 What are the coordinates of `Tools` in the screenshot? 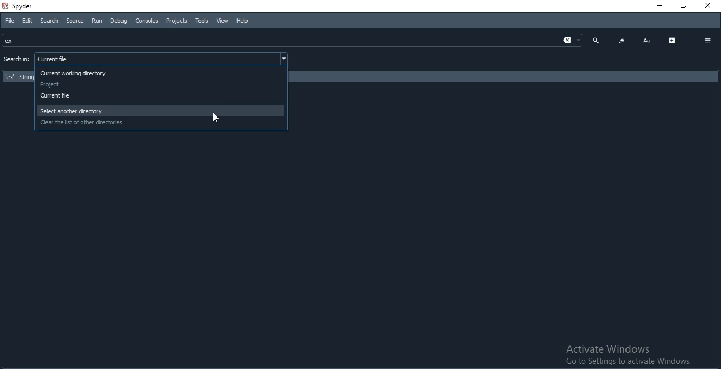 It's located at (202, 21).